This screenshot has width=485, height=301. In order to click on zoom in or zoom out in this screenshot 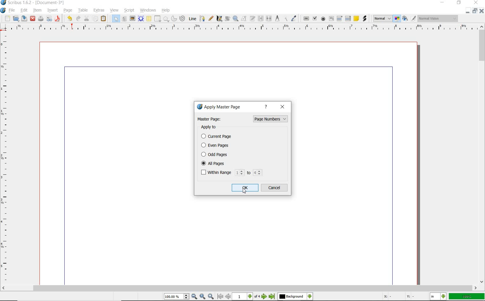, I will do `click(235, 19)`.